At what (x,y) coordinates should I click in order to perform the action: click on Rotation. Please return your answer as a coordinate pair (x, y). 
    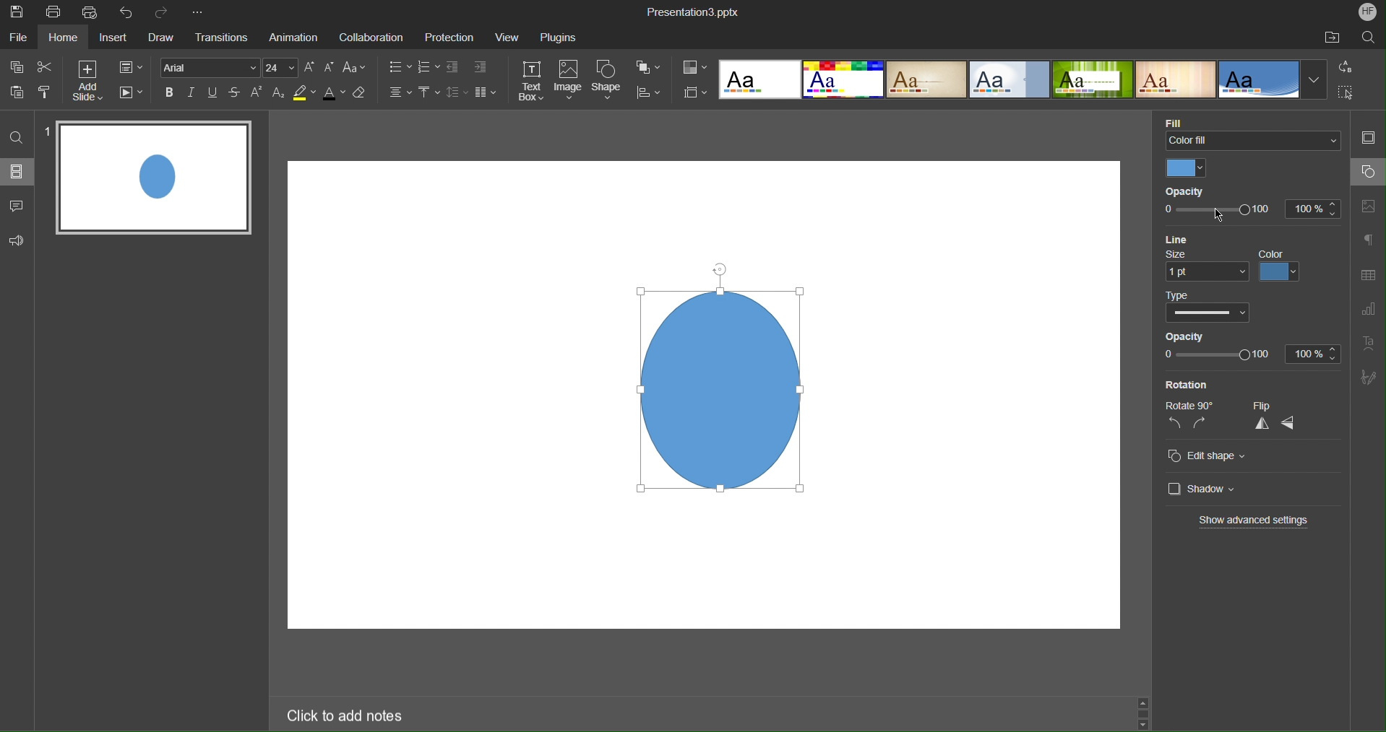
    Looking at the image, I should click on (1187, 385).